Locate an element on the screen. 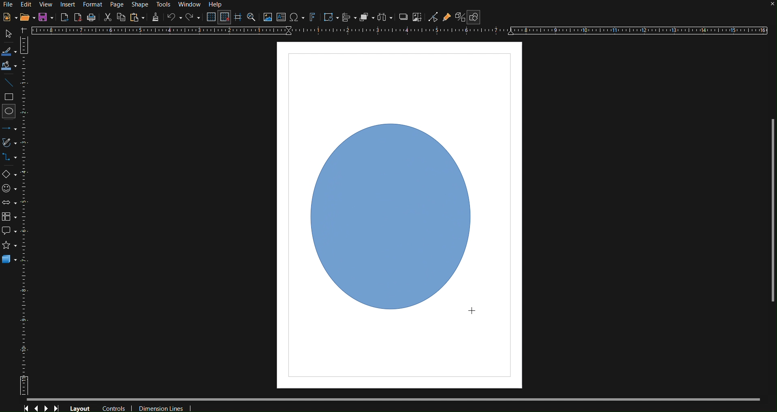 The height and width of the screenshot is (412, 777). Insert Image is located at coordinates (267, 18).